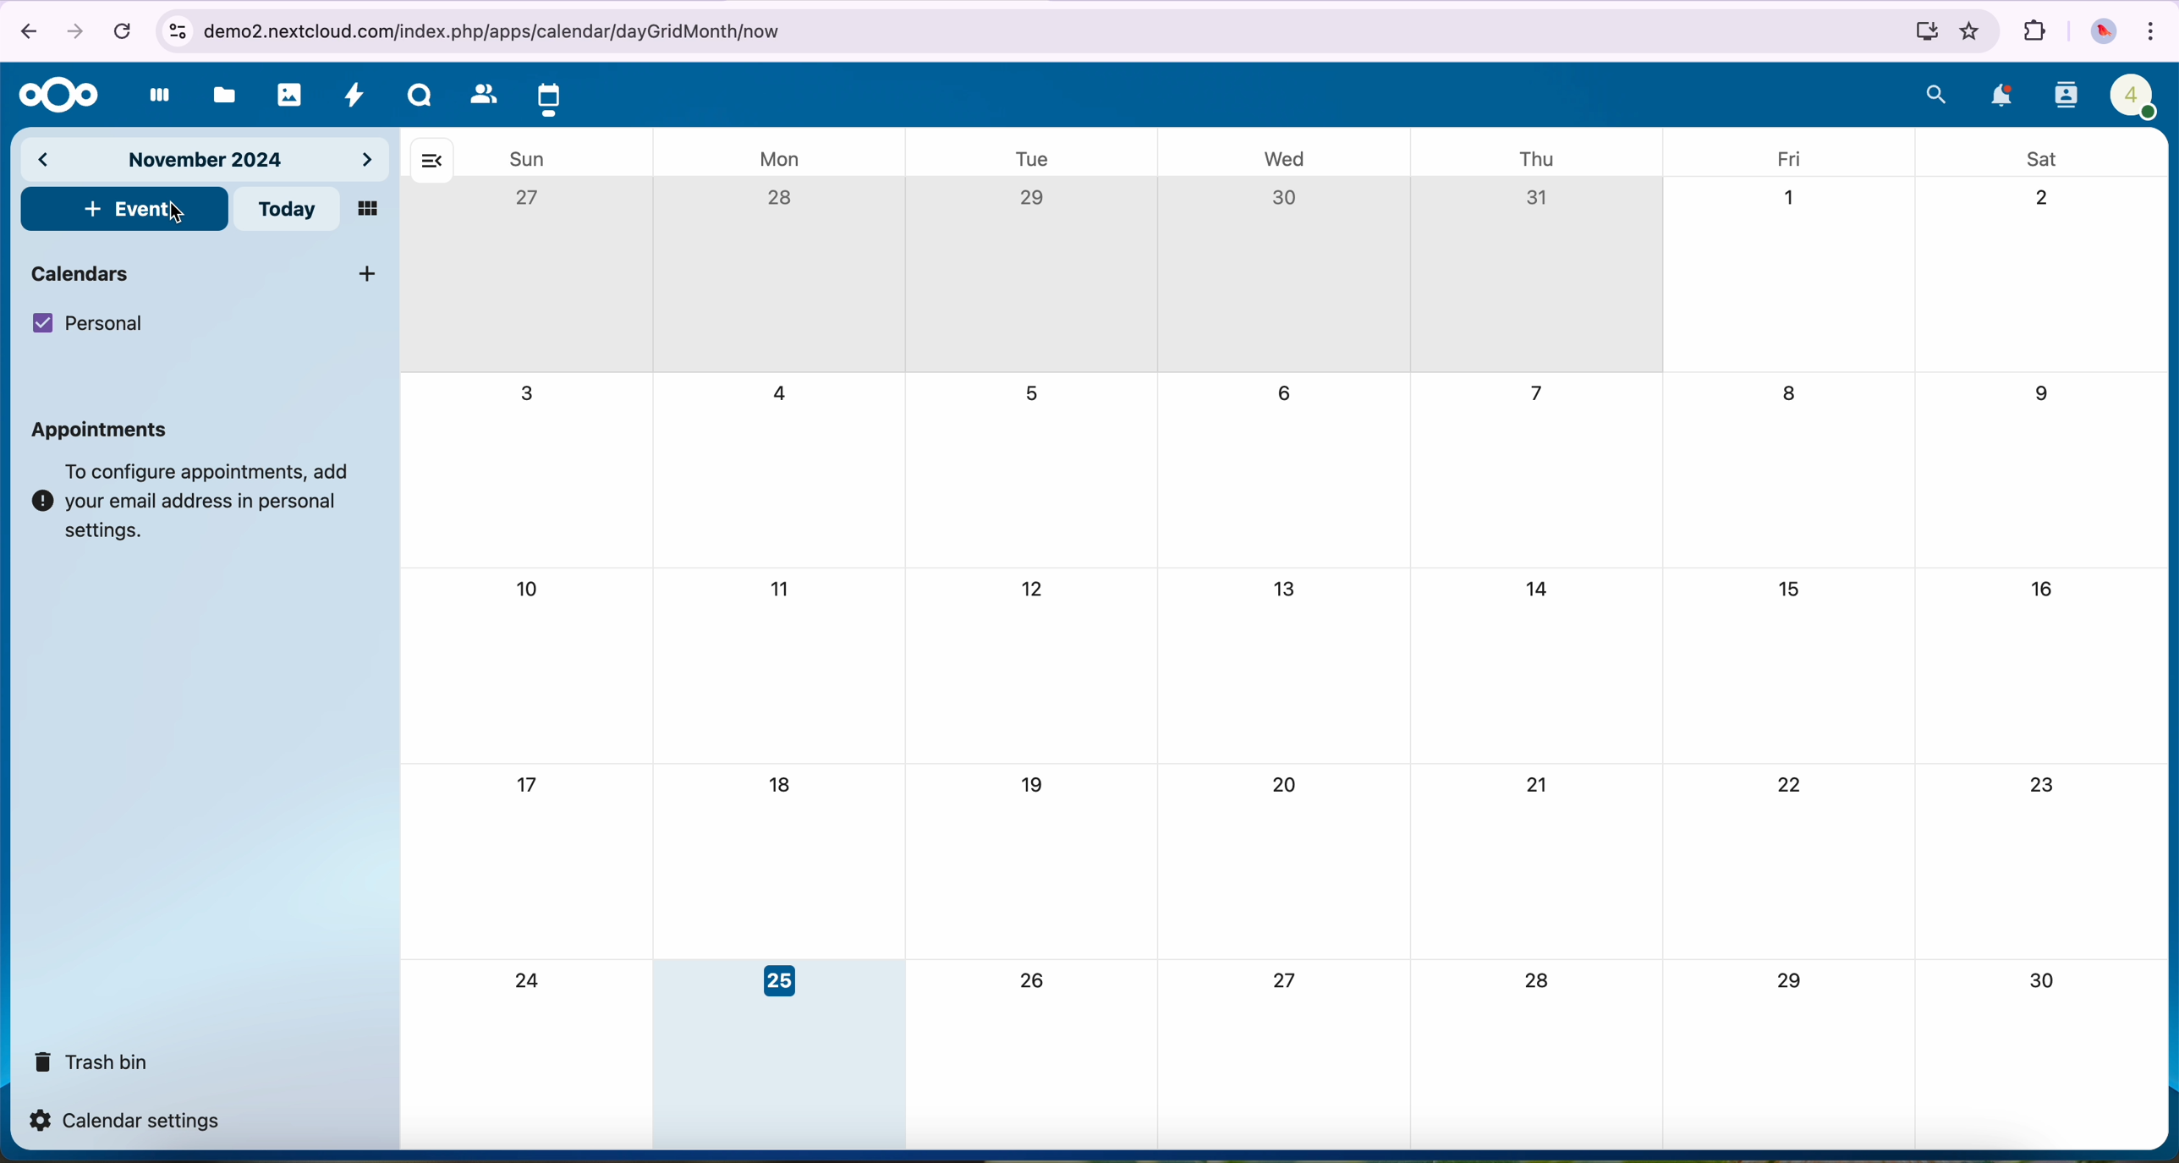 This screenshot has width=2179, height=1163. Describe the element at coordinates (1036, 785) in the screenshot. I see `19` at that location.